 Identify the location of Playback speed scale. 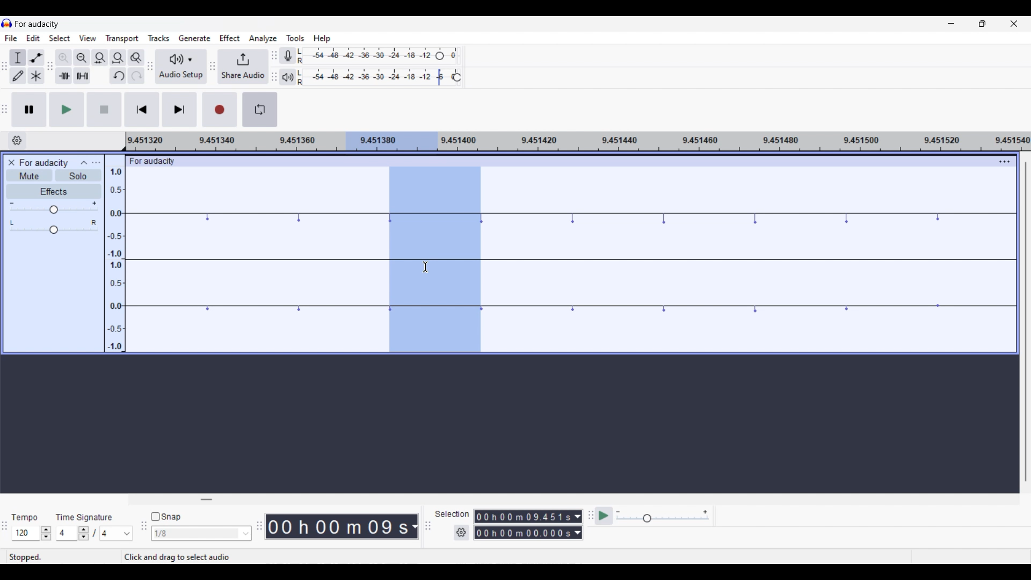
(663, 517).